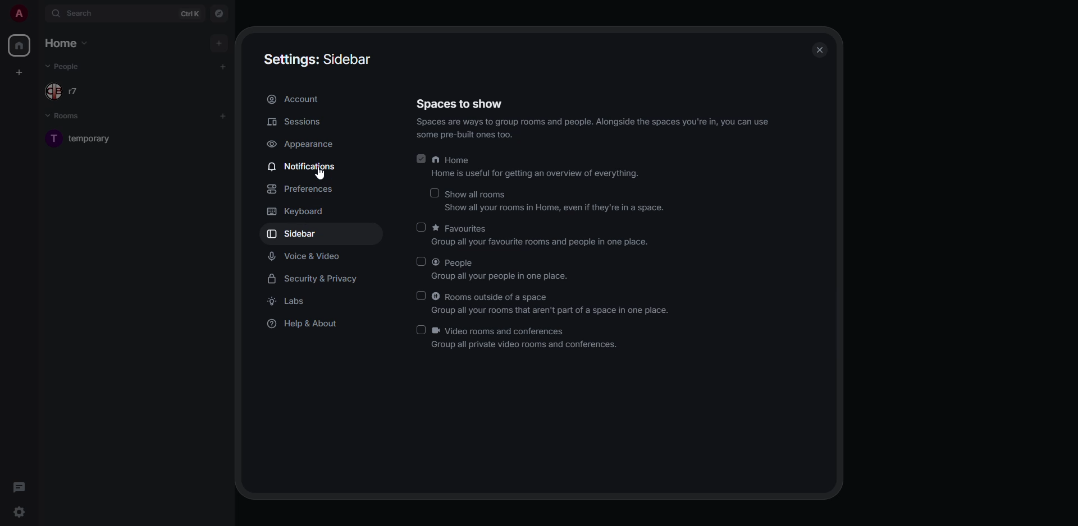 The image size is (1078, 526). Describe the element at coordinates (526, 338) in the screenshot. I see `video rooms and conferences` at that location.